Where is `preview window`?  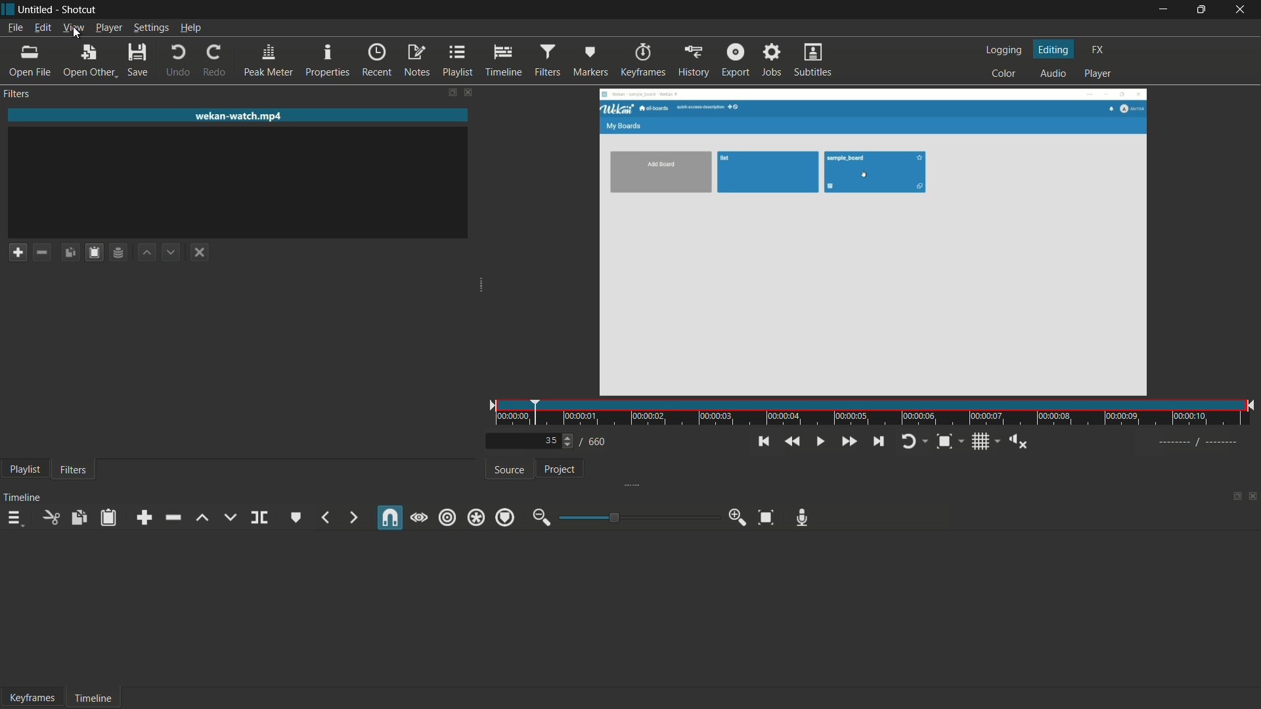 preview window is located at coordinates (872, 243).